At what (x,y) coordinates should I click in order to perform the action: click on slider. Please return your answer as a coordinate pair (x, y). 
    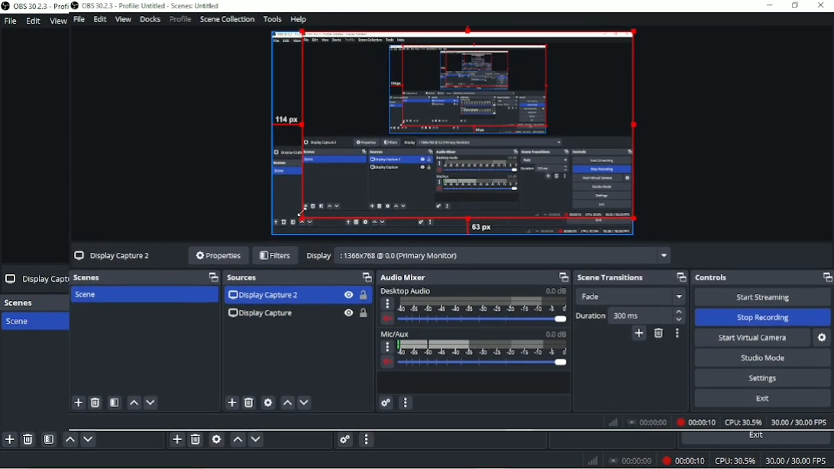
    Looking at the image, I should click on (484, 321).